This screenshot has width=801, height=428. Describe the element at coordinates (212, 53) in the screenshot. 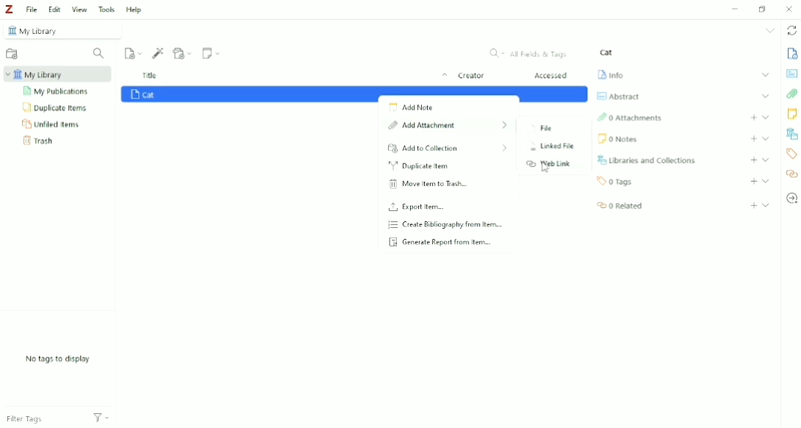

I see `New Note` at that location.